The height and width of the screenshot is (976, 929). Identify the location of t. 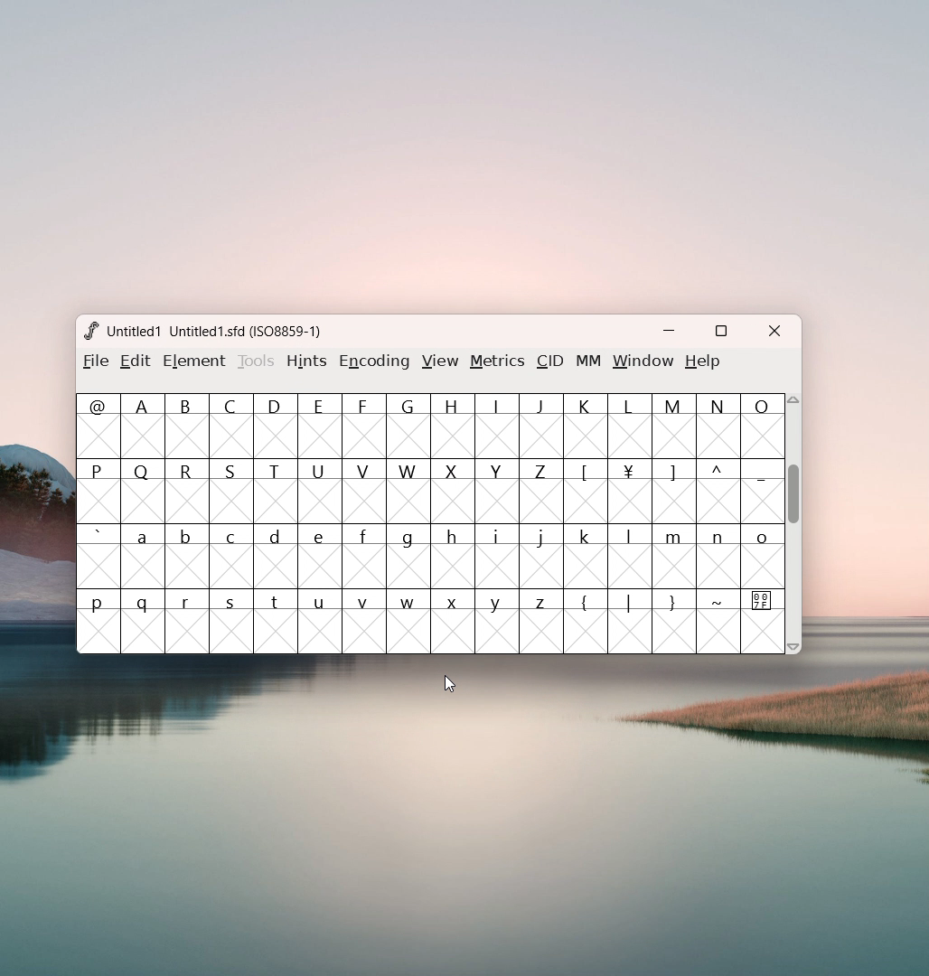
(277, 621).